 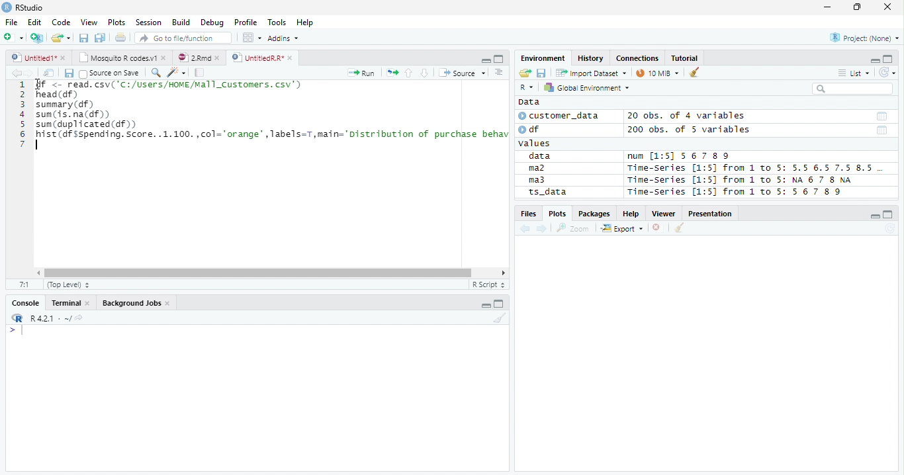 I want to click on Code Tools, so click(x=176, y=73).